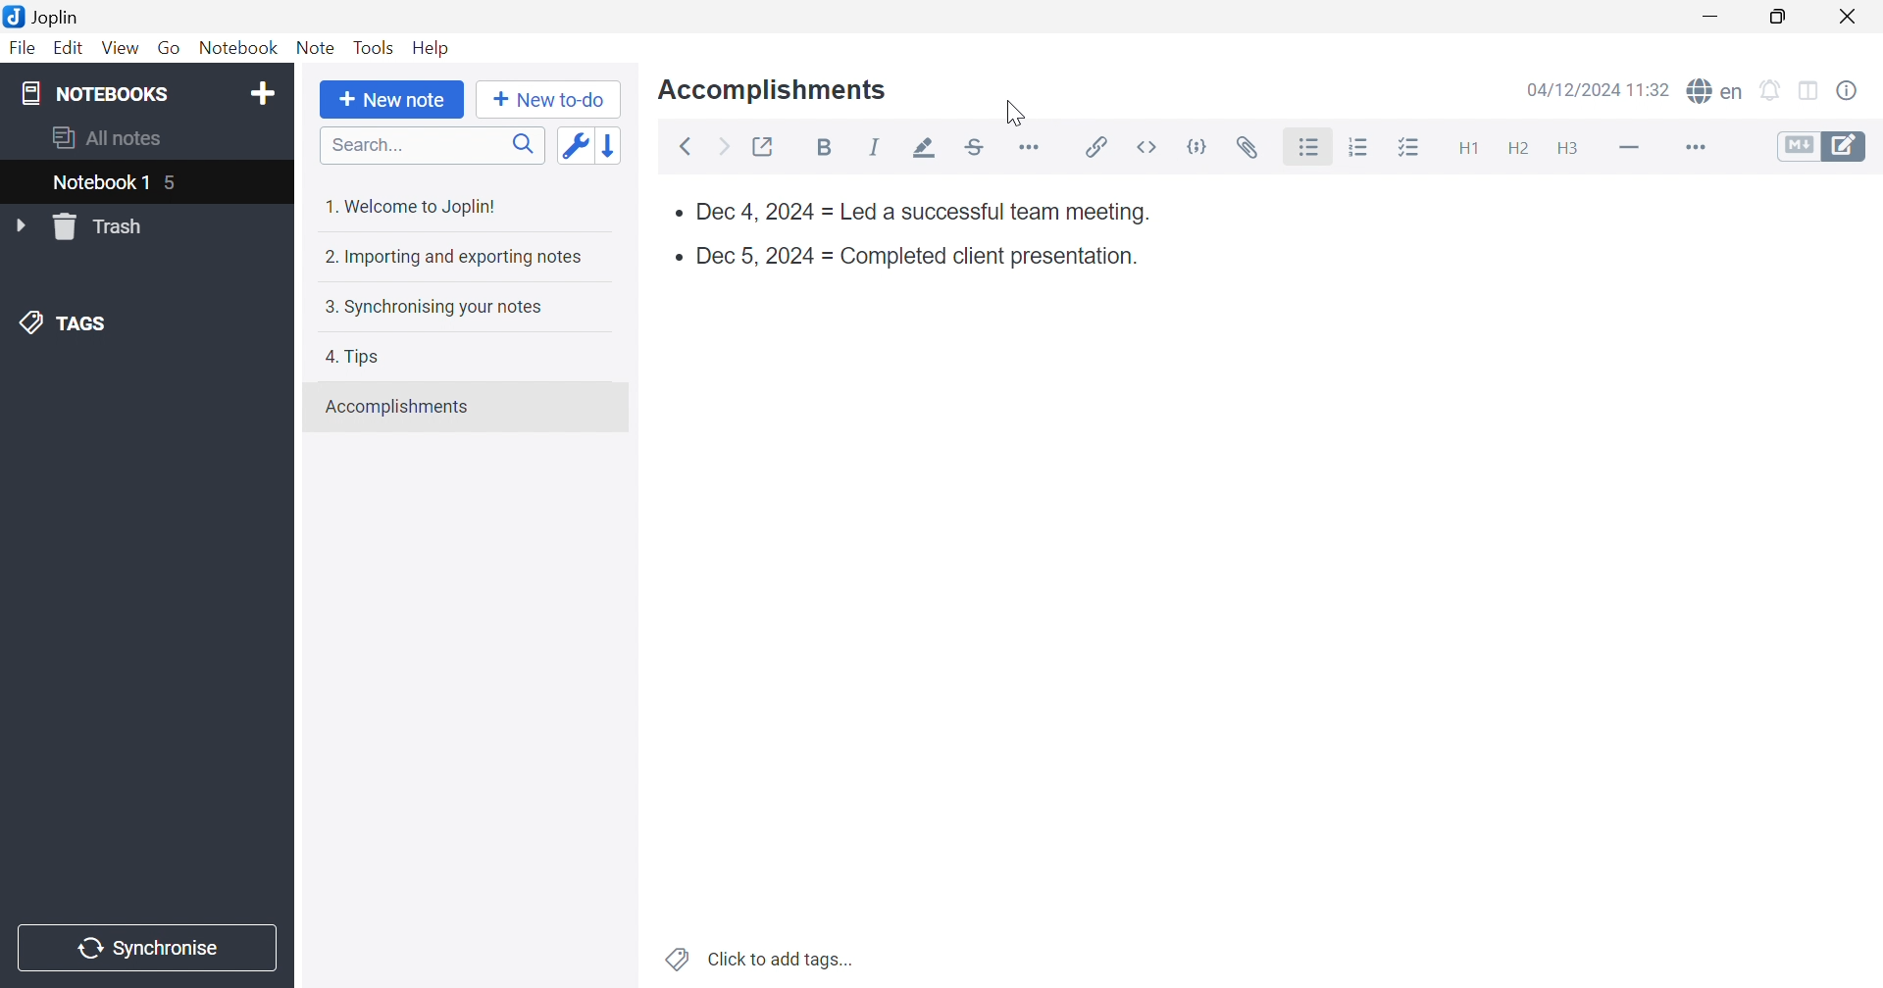 The image size is (1883, 988). What do you see at coordinates (119, 49) in the screenshot?
I see `View` at bounding box center [119, 49].